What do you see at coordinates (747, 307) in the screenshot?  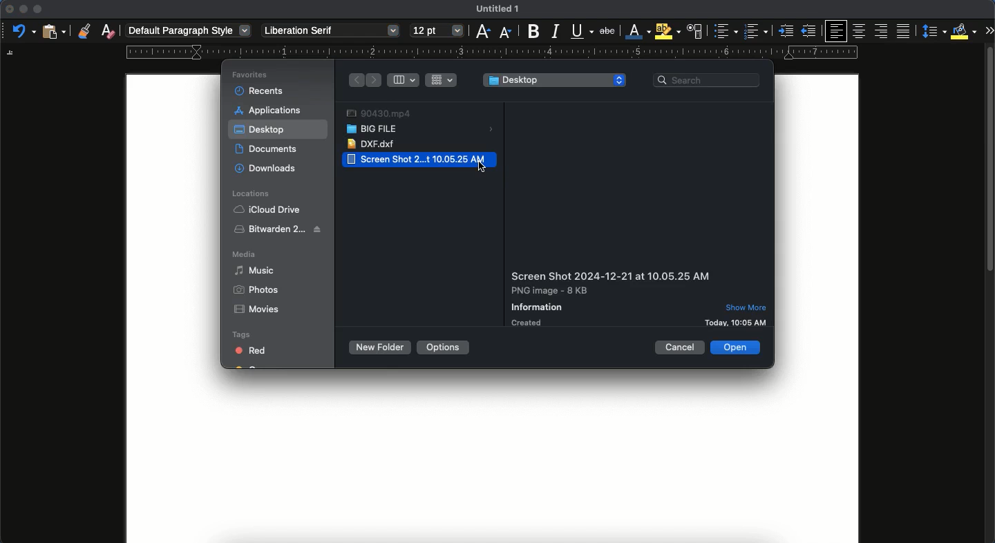 I see `show more` at bounding box center [747, 307].